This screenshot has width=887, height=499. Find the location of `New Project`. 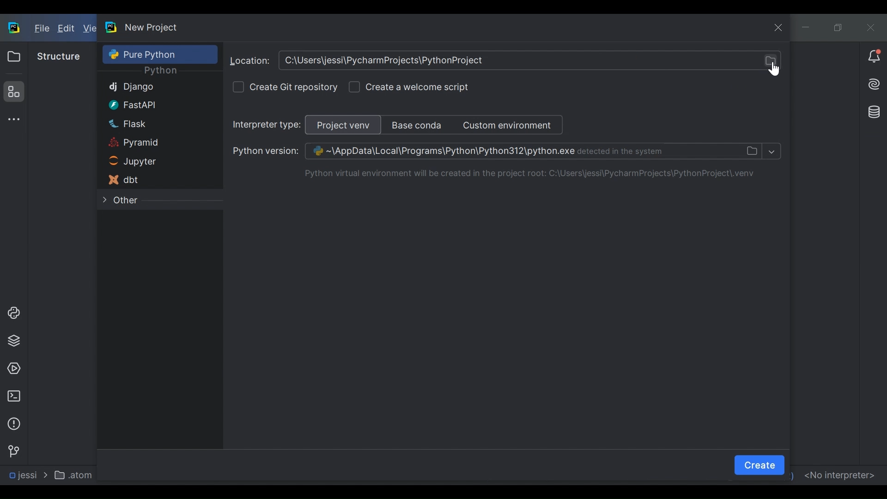

New Project is located at coordinates (152, 27).